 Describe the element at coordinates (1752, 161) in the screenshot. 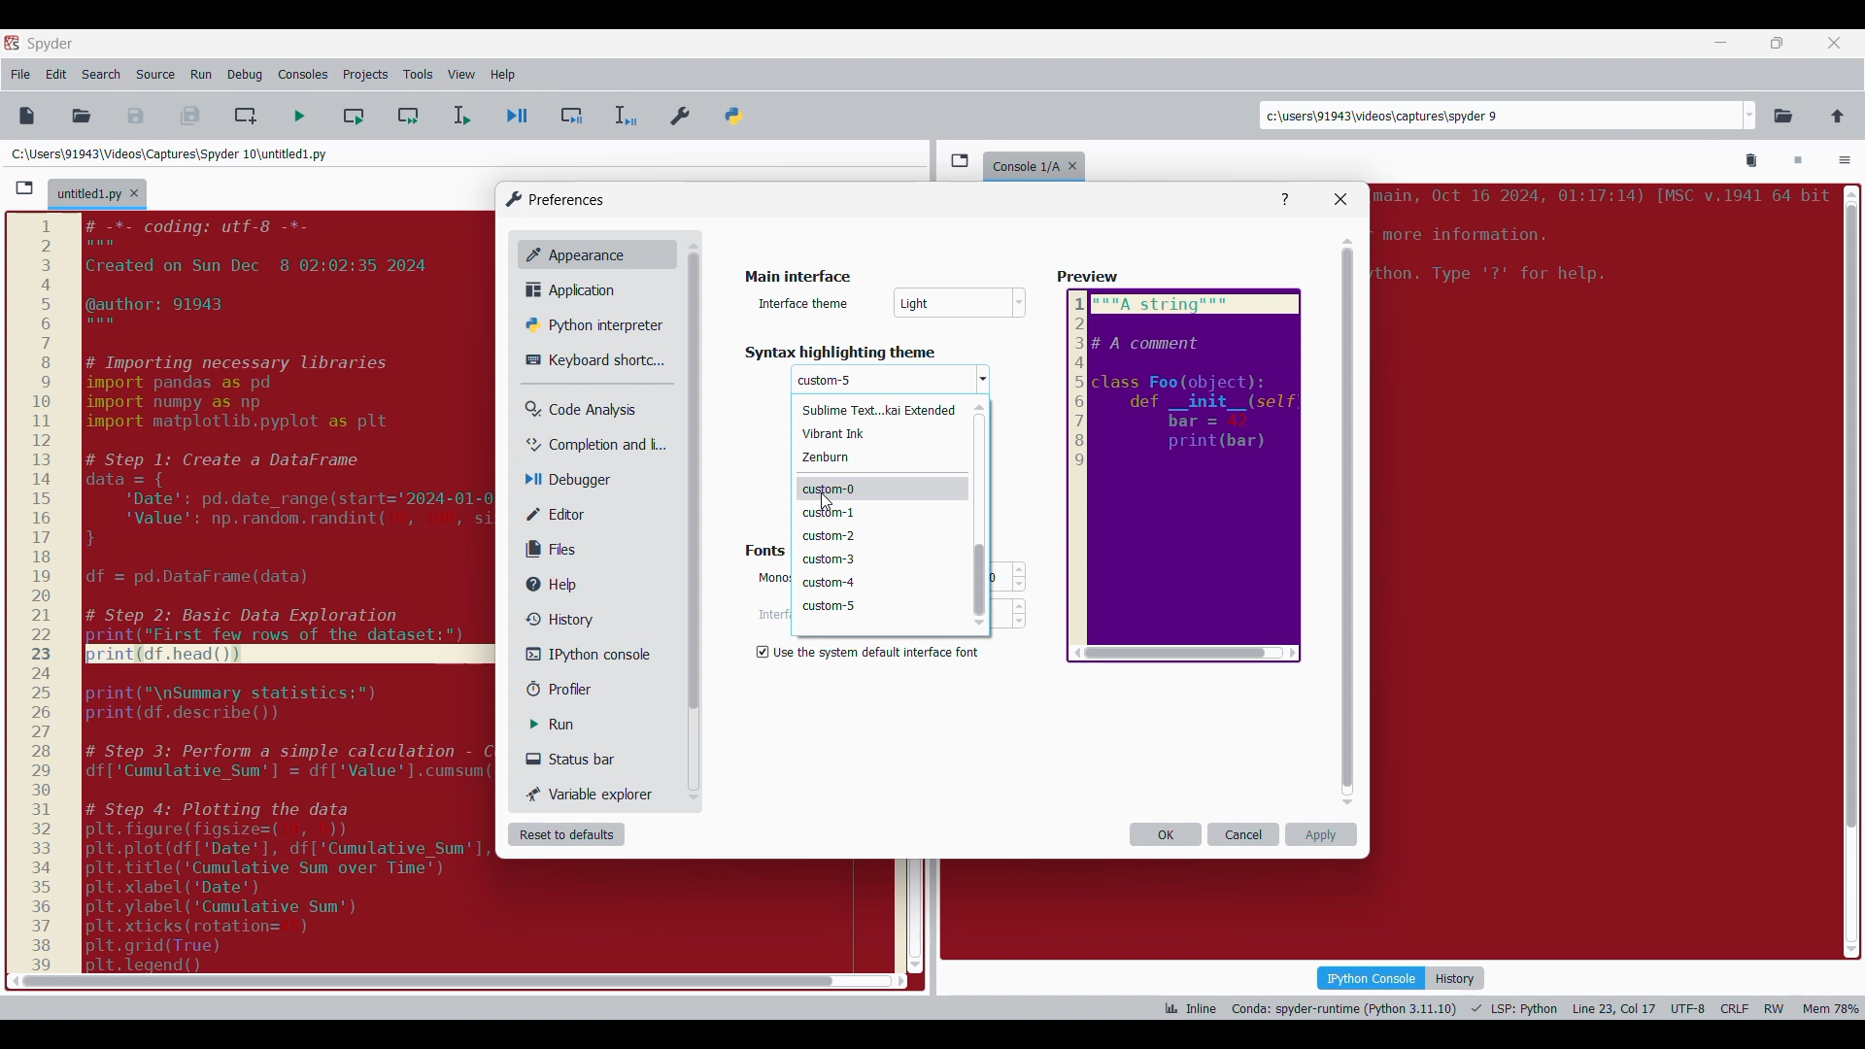

I see `Remove all variables from namespace` at that location.